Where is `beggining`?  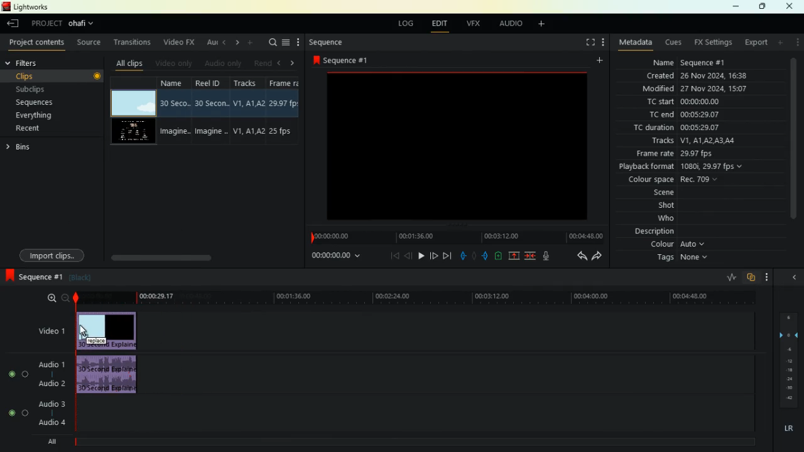
beggining is located at coordinates (389, 256).